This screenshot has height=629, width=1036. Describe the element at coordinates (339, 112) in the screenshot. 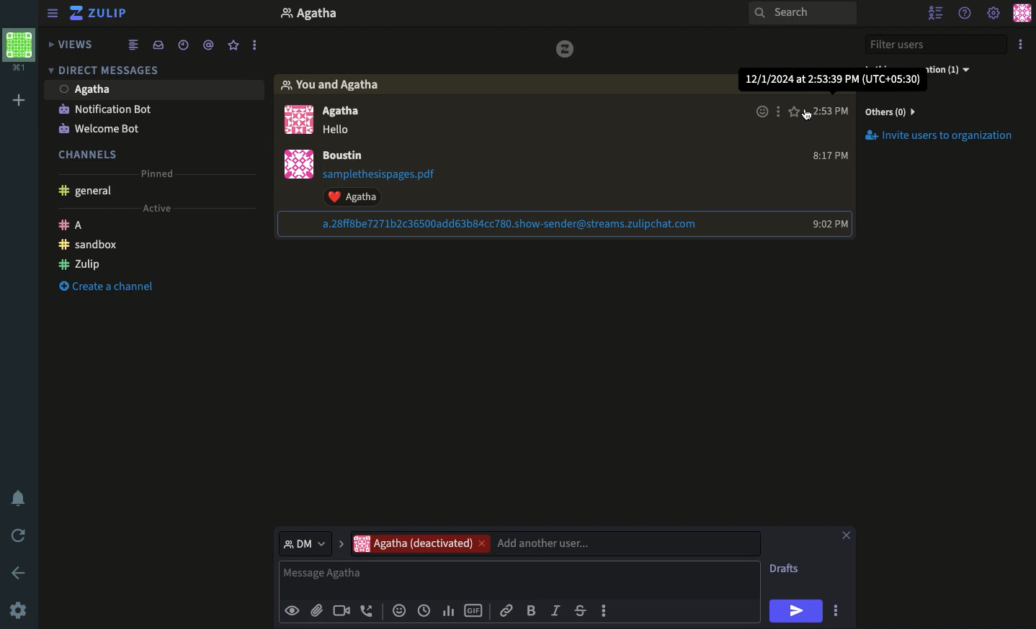

I see `User` at that location.